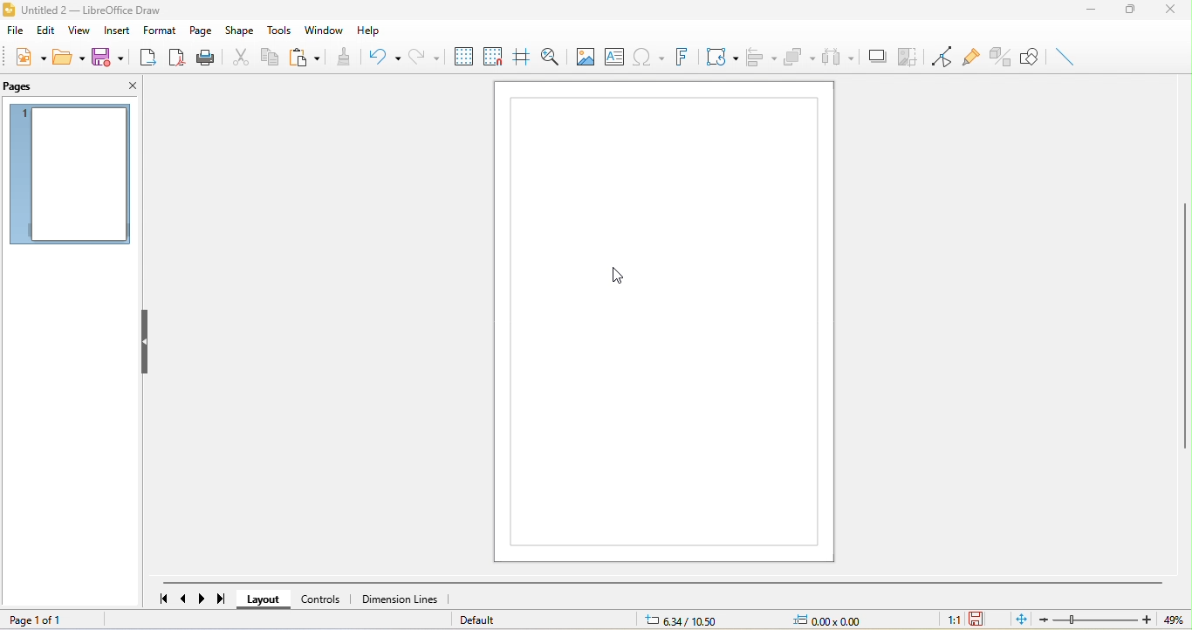 This screenshot has height=630, width=1192. I want to click on tools, so click(278, 31).